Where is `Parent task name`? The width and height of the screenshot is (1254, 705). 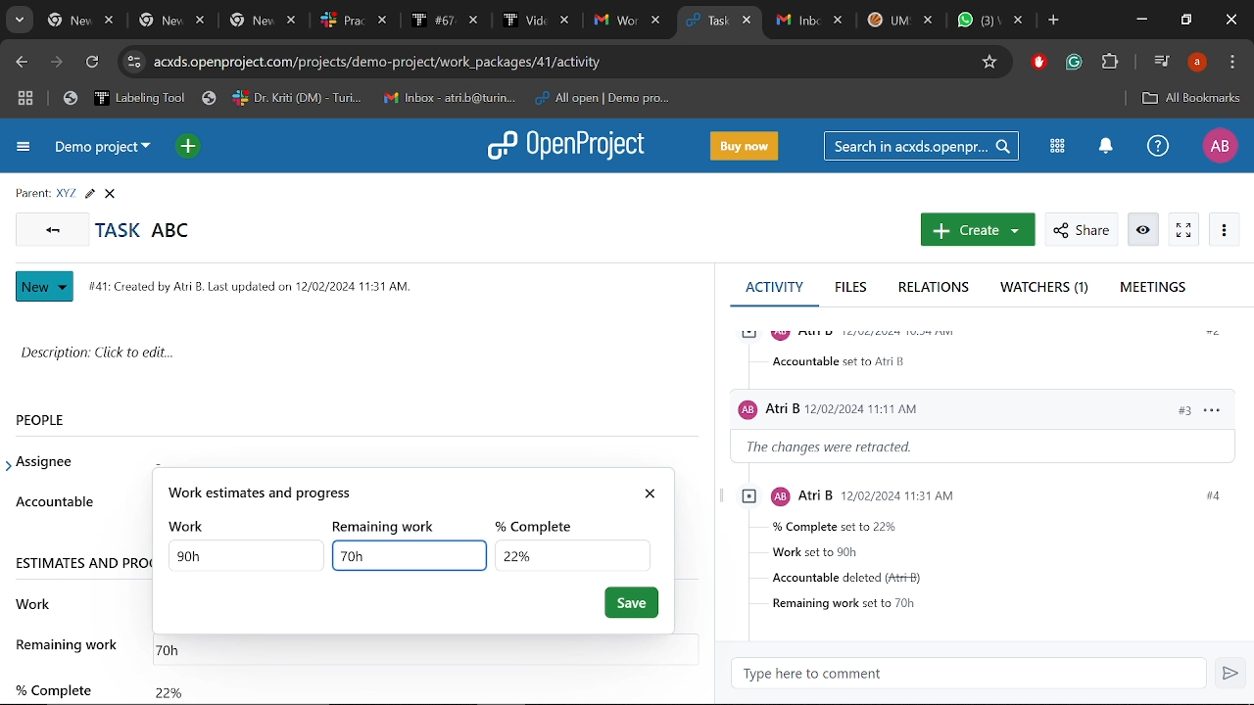
Parent task name is located at coordinates (65, 194).